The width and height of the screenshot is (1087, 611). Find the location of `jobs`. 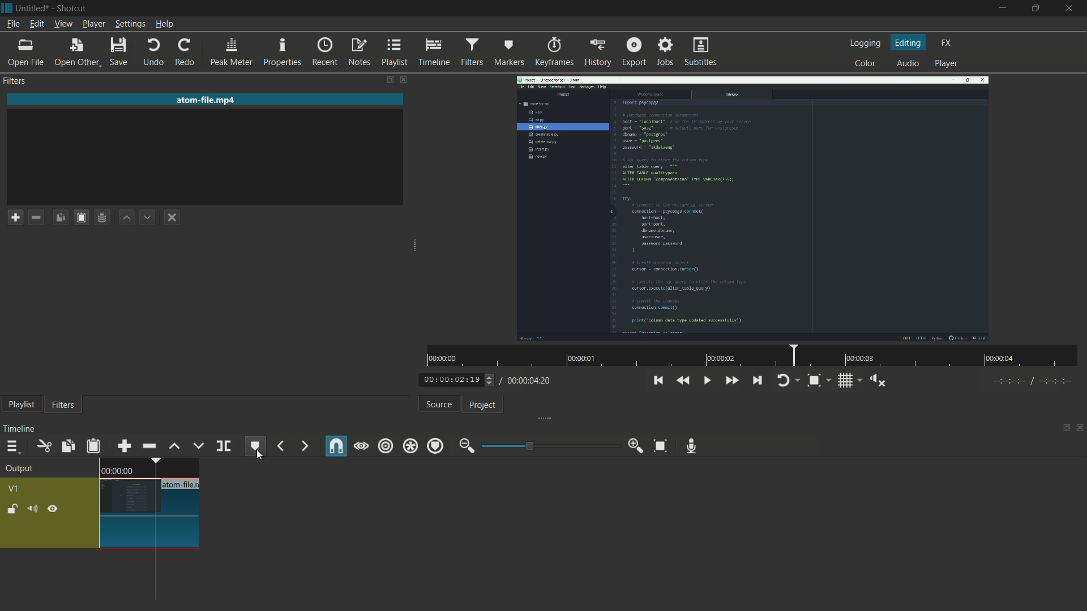

jobs is located at coordinates (665, 51).